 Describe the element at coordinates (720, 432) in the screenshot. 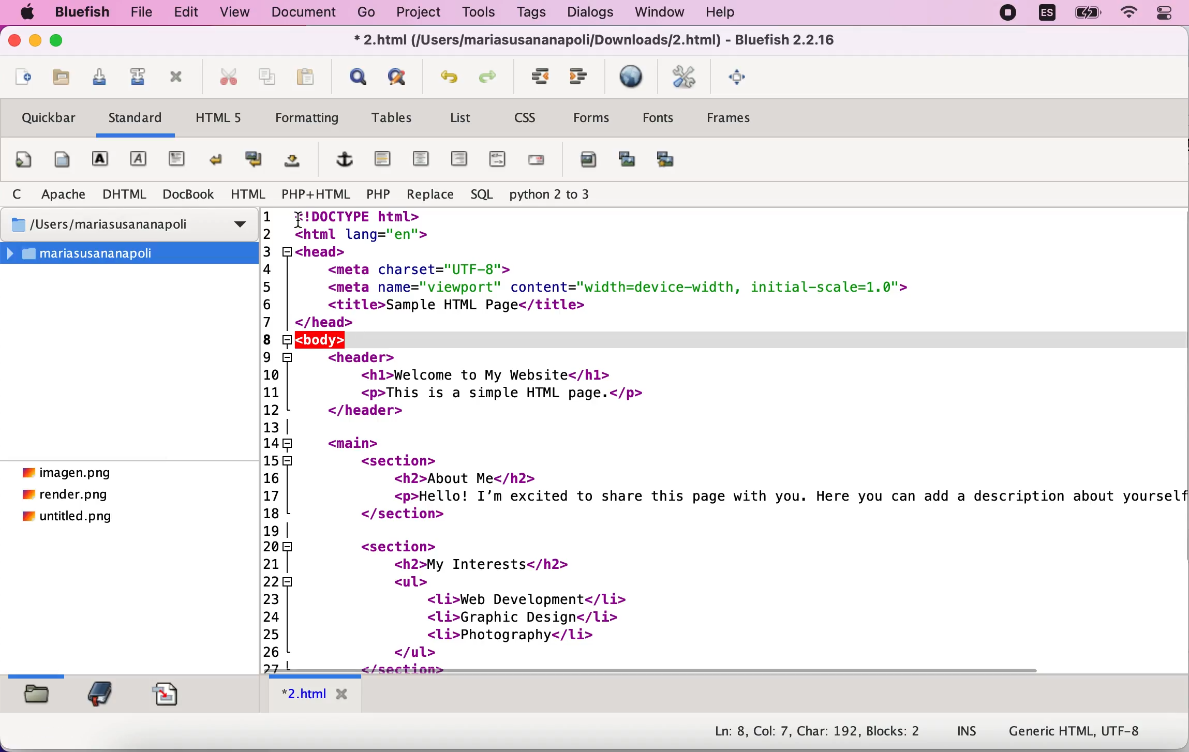

I see `<!DOCTYPE html>2 <html lang="en">3 <head>4 <meta charset="UTF-8">5 <meta name="viewport" content="width=device-width, initial-scale=1.0">6 <title>Sample HTML Page</title>7 | </head>(Jz|<body>!9 <header>10 <hl>Welcome to My Website</hl>11 <p>This is a simple HTML page.</p>12 </header>13 |148 <main>15 <section>if <h2>About Me</h2>17 <p>Hello! I'm excited to share this page with you. Here you can add a description about yoursel18 </section>19 |20 <section>21] <h2>My Interests</h2>22 <ul>23 <li>Web Development</li>24 <li>Graphic Design</li>25 <li>Photography</1i>26 </ul>` at that location.